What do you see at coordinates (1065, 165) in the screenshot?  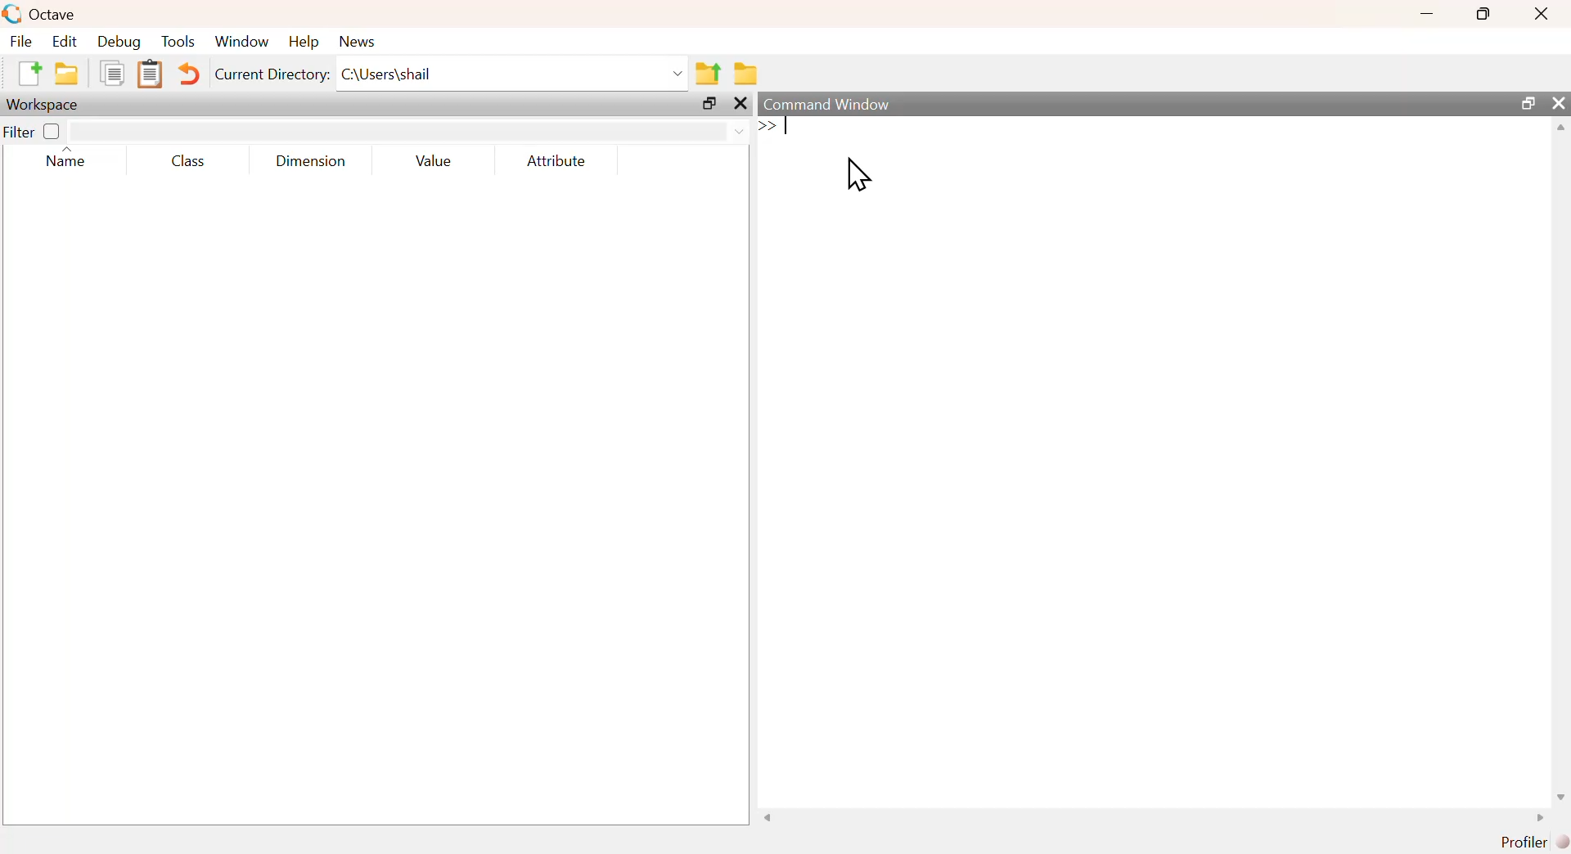 I see `commands` at bounding box center [1065, 165].